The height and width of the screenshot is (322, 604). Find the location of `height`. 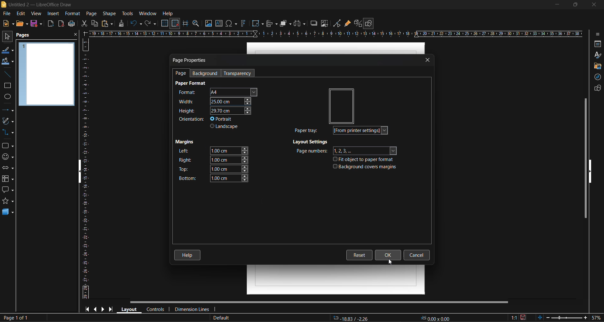

height is located at coordinates (213, 111).